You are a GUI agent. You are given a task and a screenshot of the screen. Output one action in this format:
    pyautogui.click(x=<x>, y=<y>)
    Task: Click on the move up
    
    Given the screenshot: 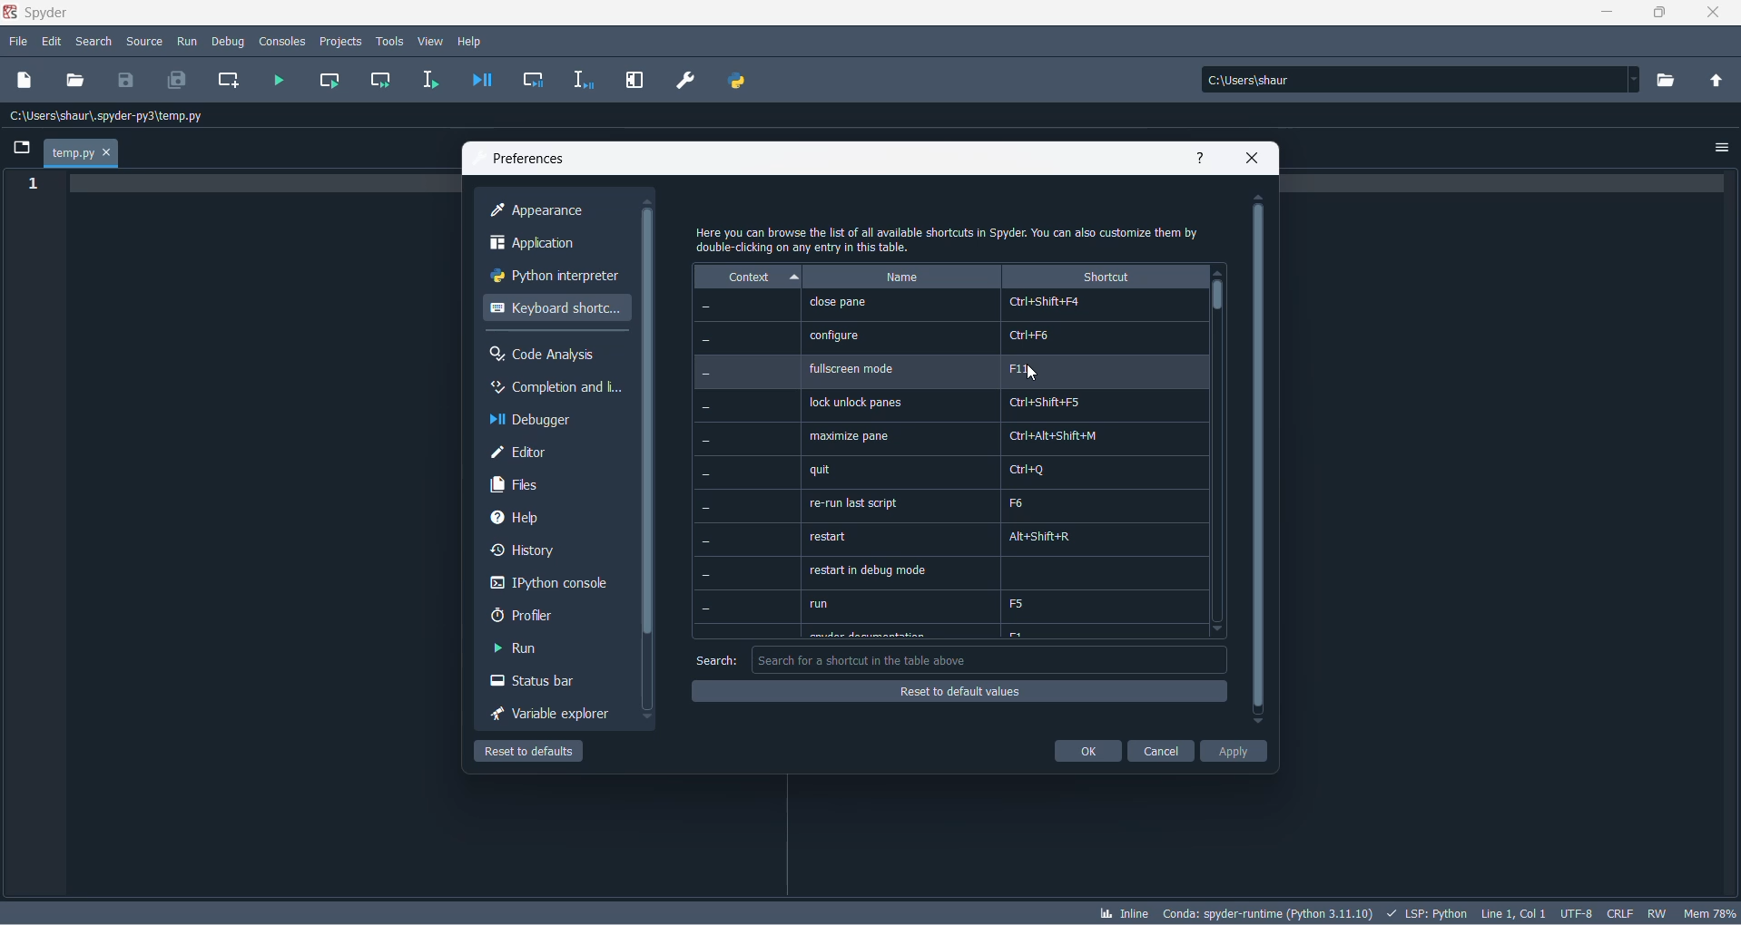 What is the action you would take?
    pyautogui.click(x=649, y=201)
    